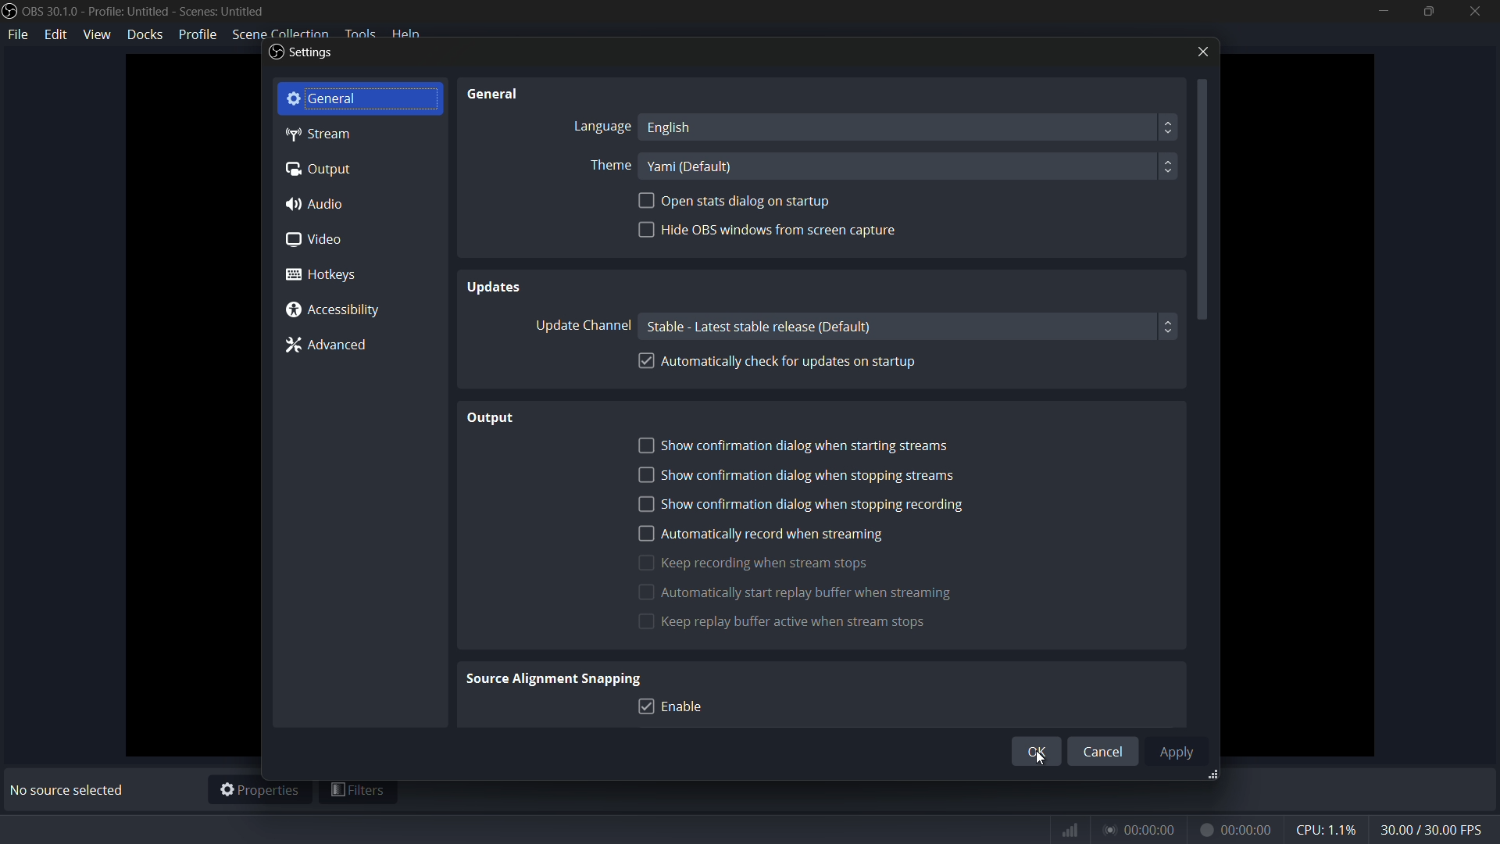 This screenshot has width=1500, height=844. Describe the element at coordinates (1180, 752) in the screenshot. I see `Apply ` at that location.